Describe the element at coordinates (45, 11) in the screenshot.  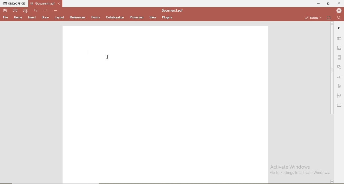
I see `redo` at that location.